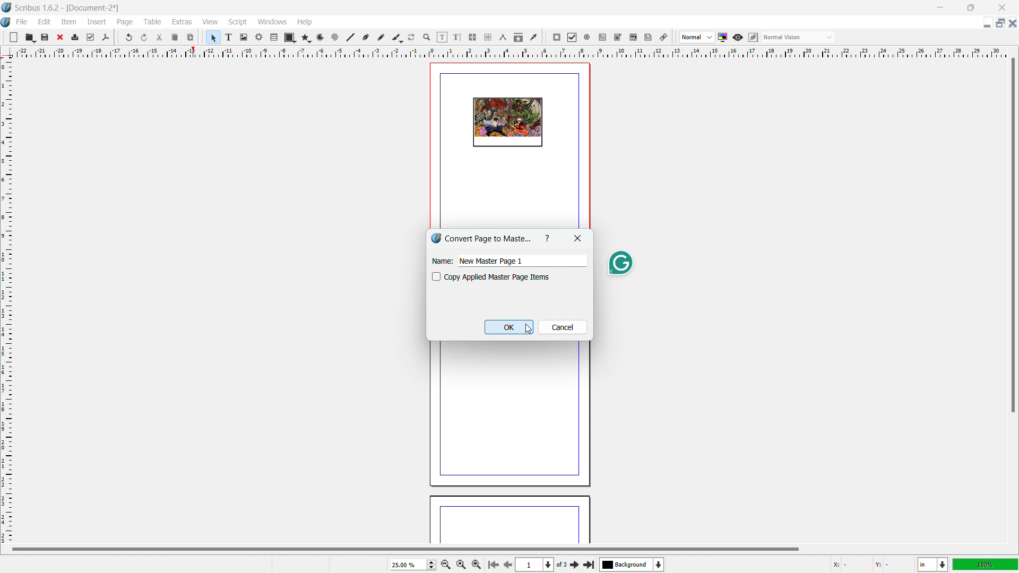 This screenshot has height=573, width=1019. Describe the element at coordinates (61, 37) in the screenshot. I see `close` at that location.